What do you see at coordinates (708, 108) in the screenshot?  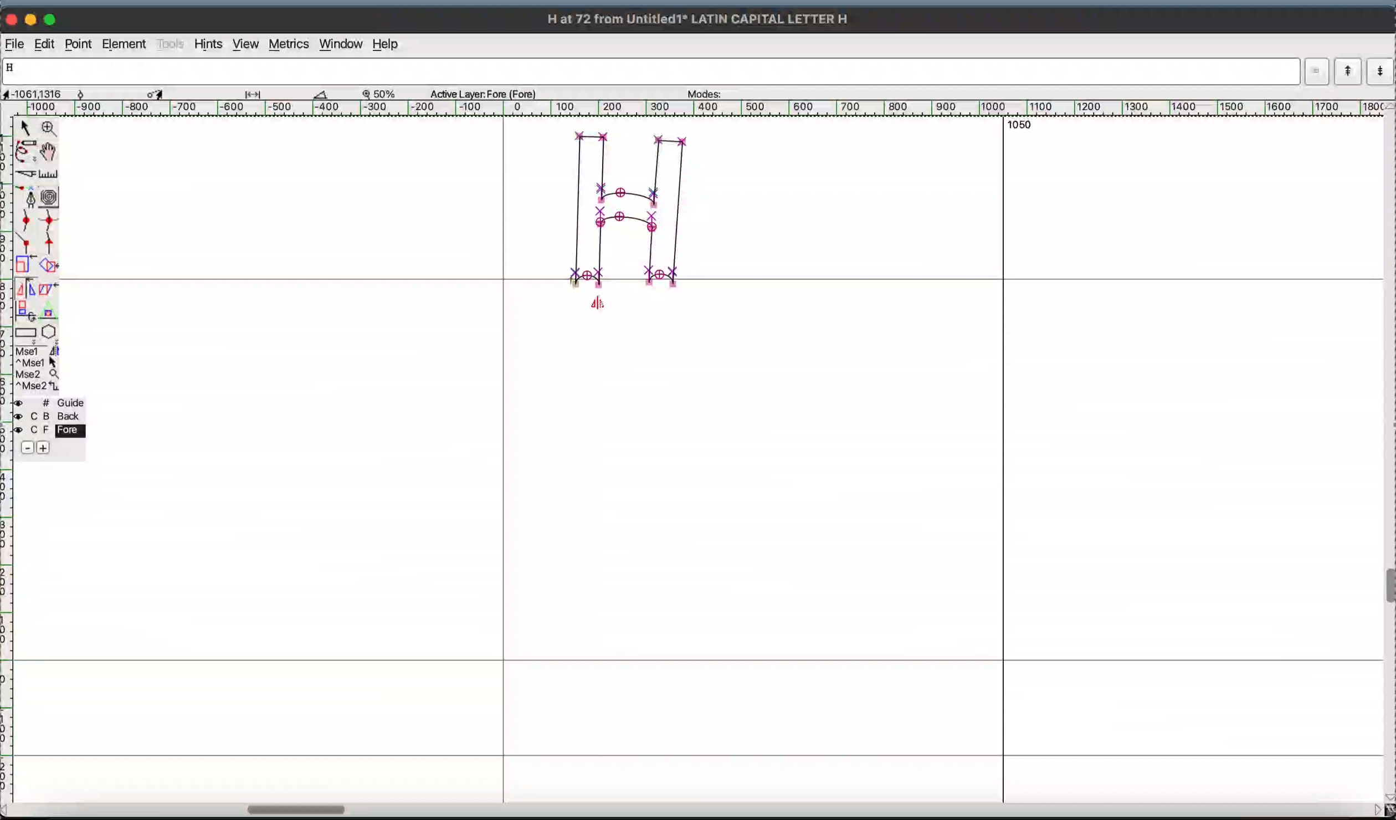 I see `ruler` at bounding box center [708, 108].